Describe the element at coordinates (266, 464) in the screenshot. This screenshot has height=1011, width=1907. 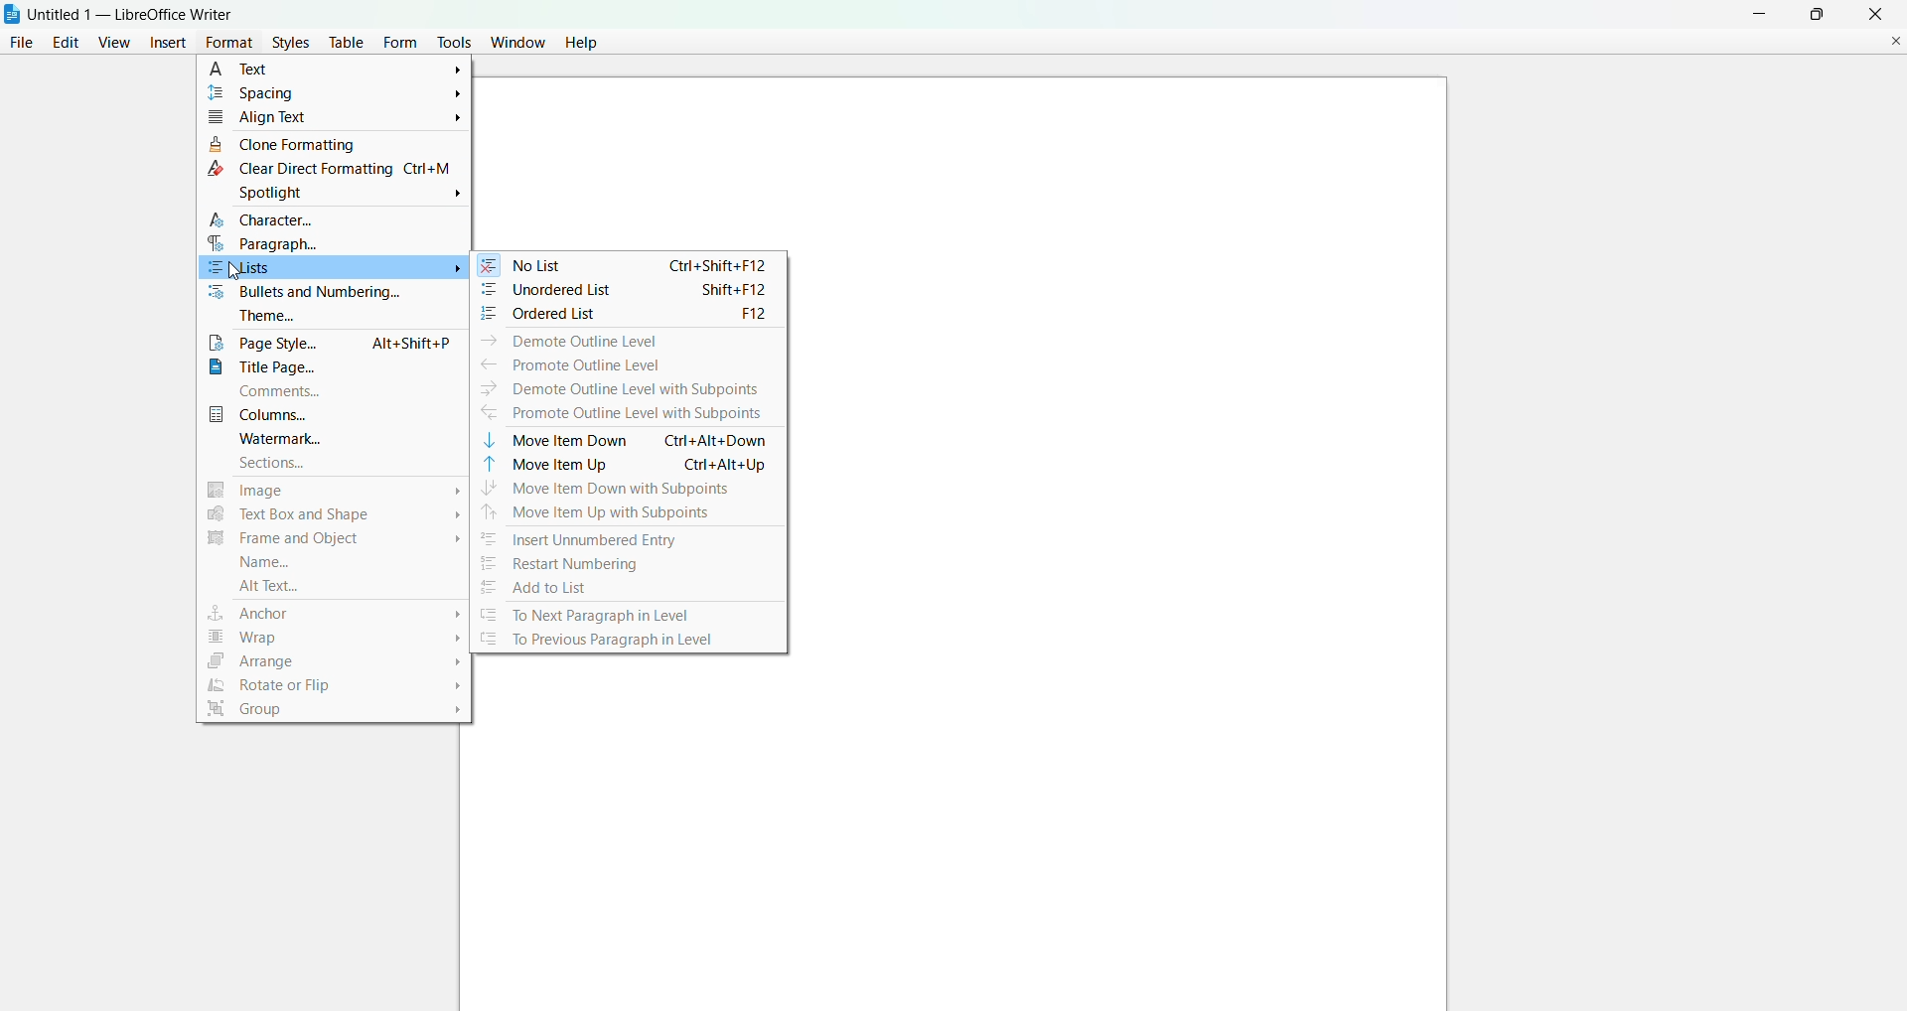
I see `sections` at that location.